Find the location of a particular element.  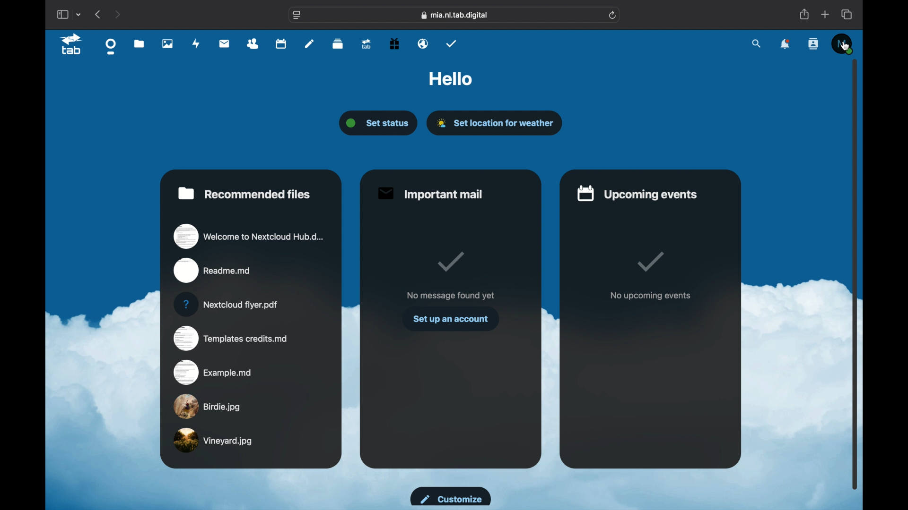

contacts is located at coordinates (814, 44).